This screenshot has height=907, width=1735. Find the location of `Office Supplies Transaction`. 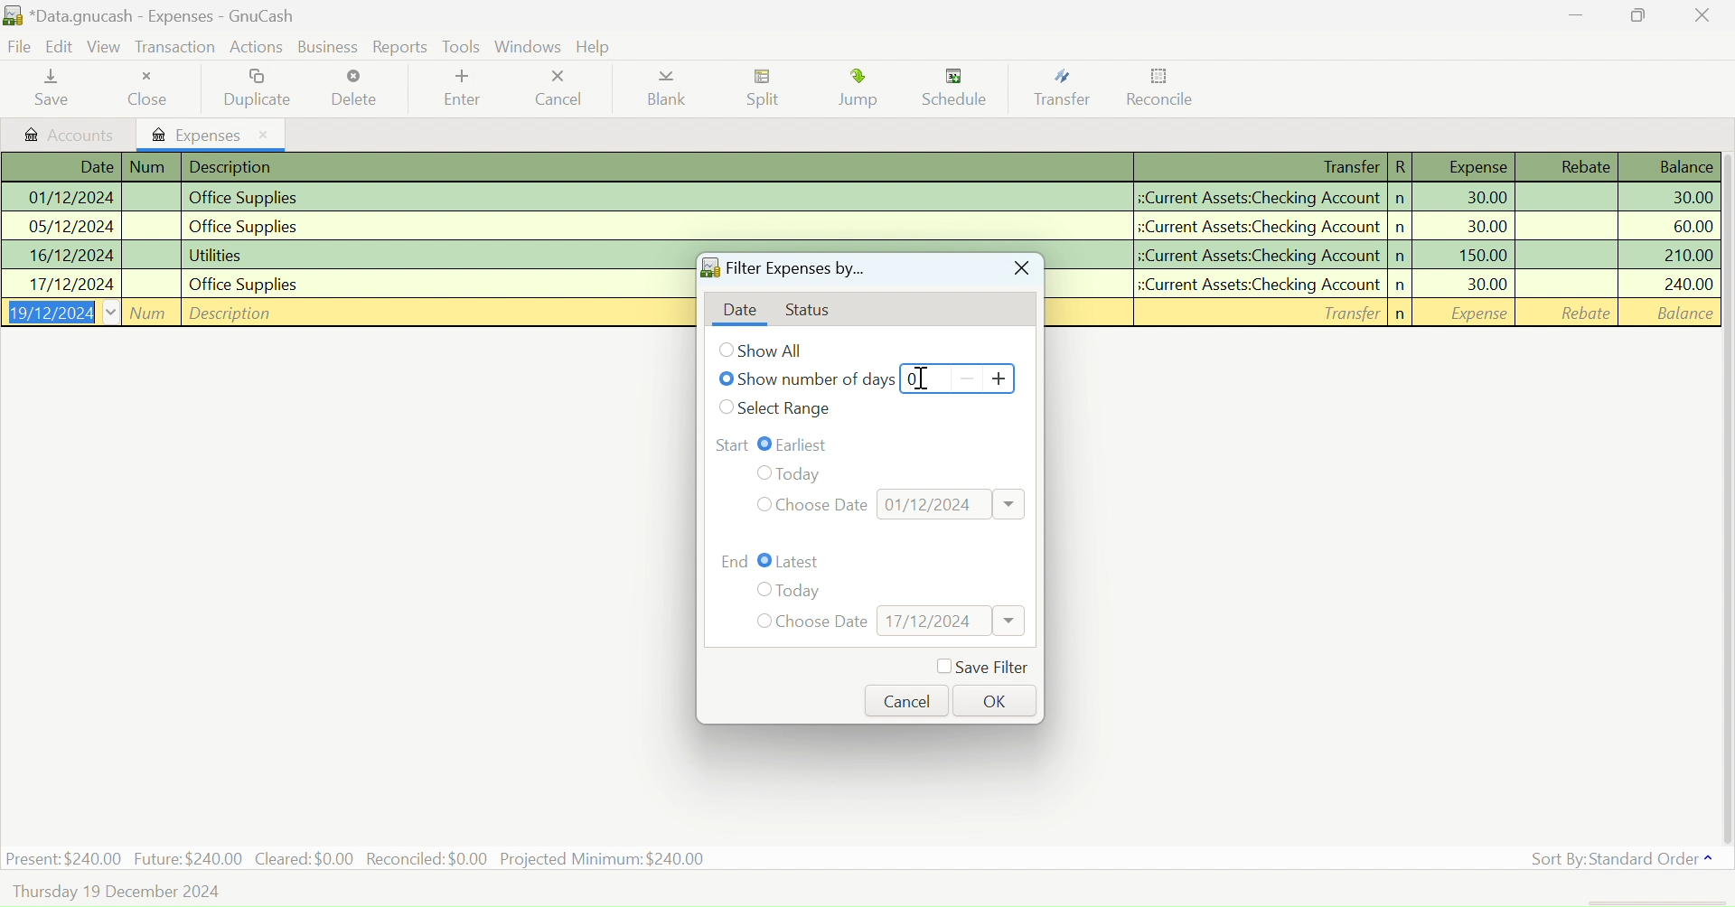

Office Supplies Transaction is located at coordinates (858, 198).